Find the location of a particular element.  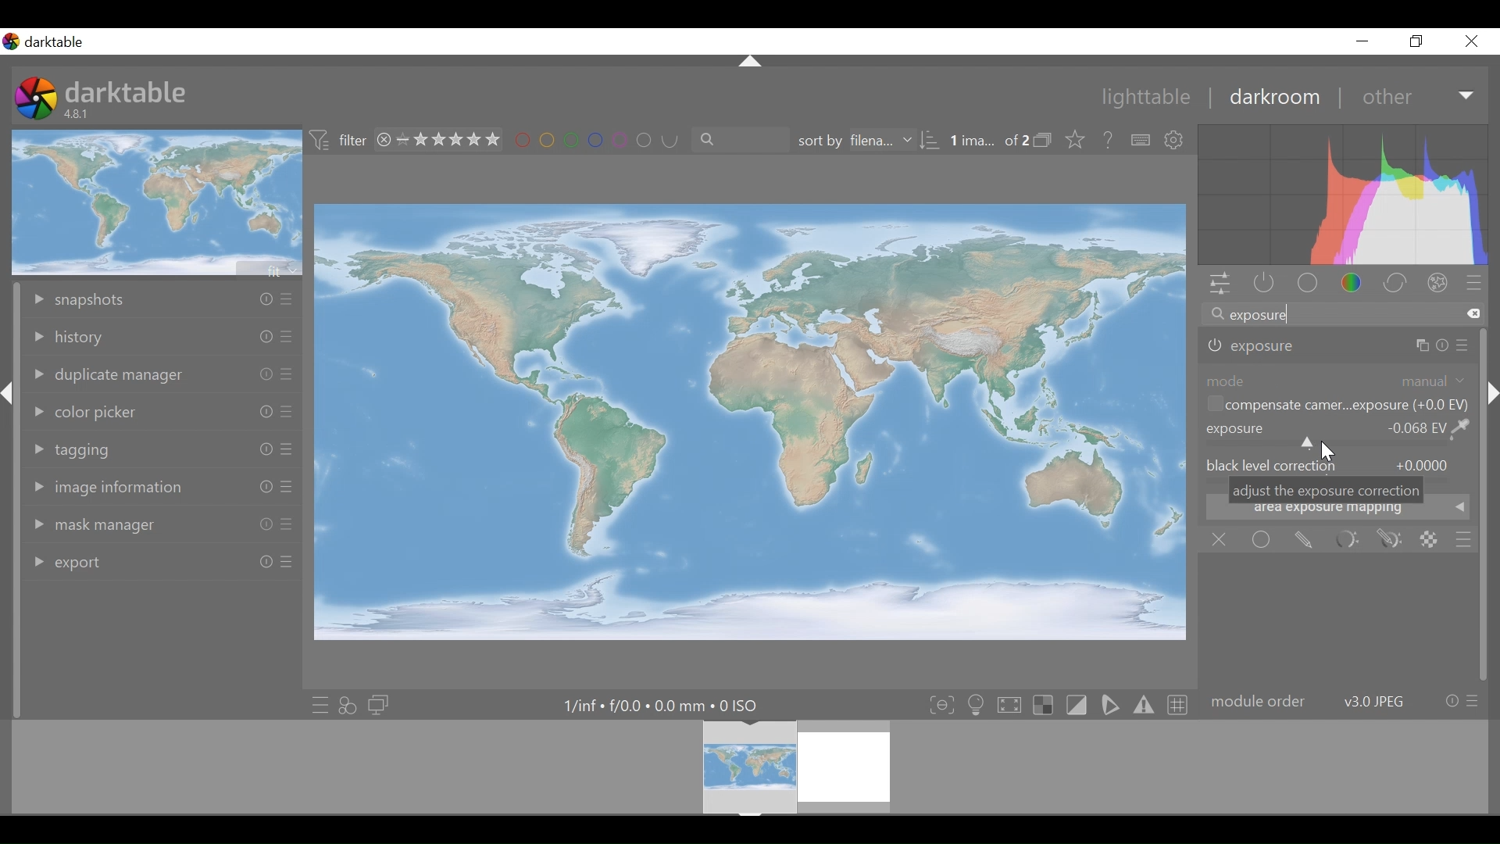

off  is located at coordinates (1220, 539).